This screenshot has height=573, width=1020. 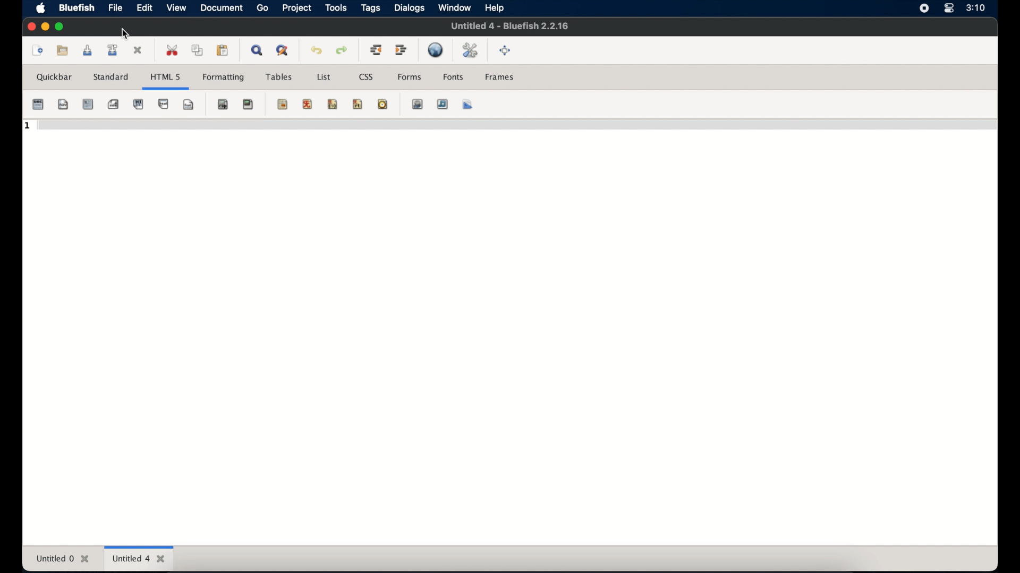 I want to click on indent, so click(x=402, y=50).